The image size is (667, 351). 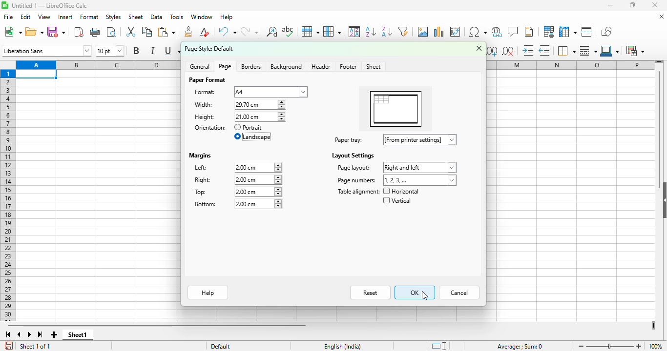 I want to click on general, so click(x=200, y=66).